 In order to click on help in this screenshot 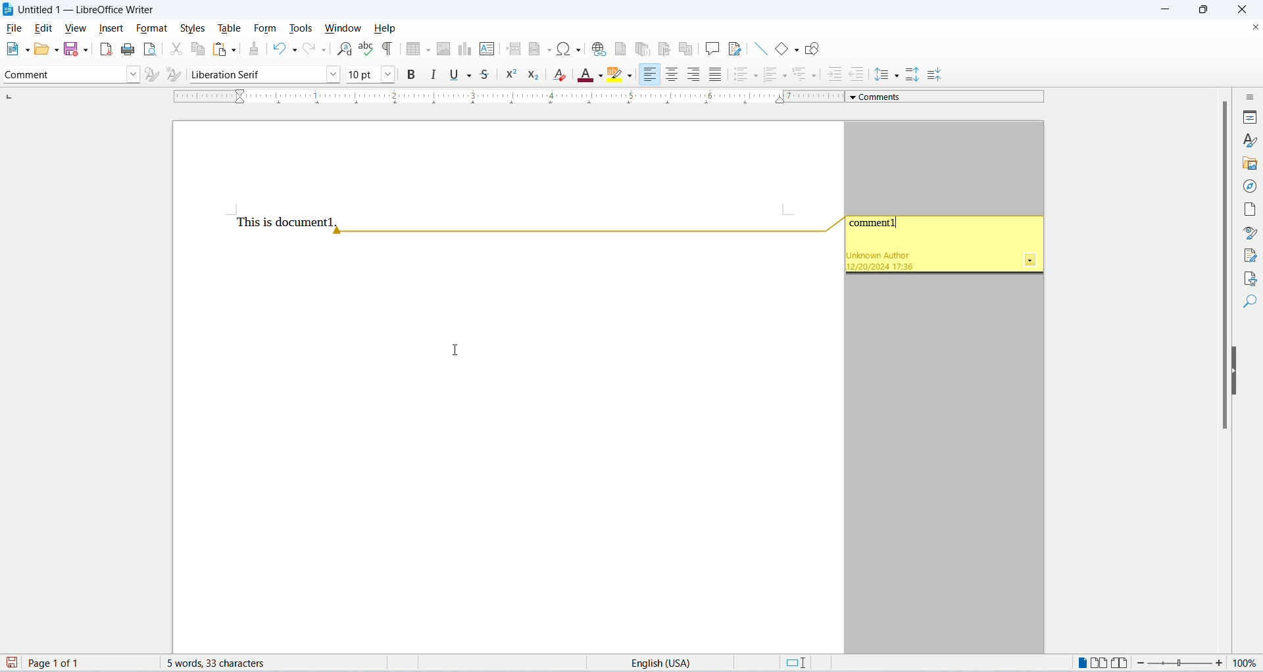, I will do `click(386, 28)`.